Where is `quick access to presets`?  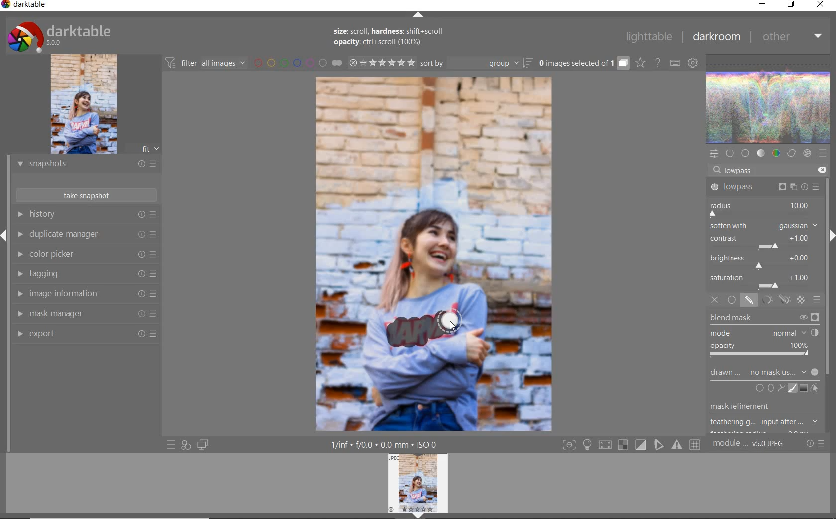
quick access to presets is located at coordinates (172, 444).